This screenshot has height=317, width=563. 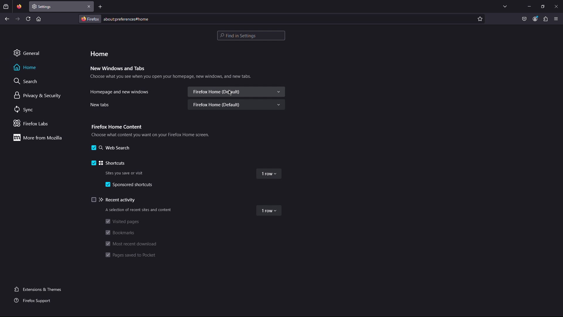 I want to click on General, so click(x=27, y=53).